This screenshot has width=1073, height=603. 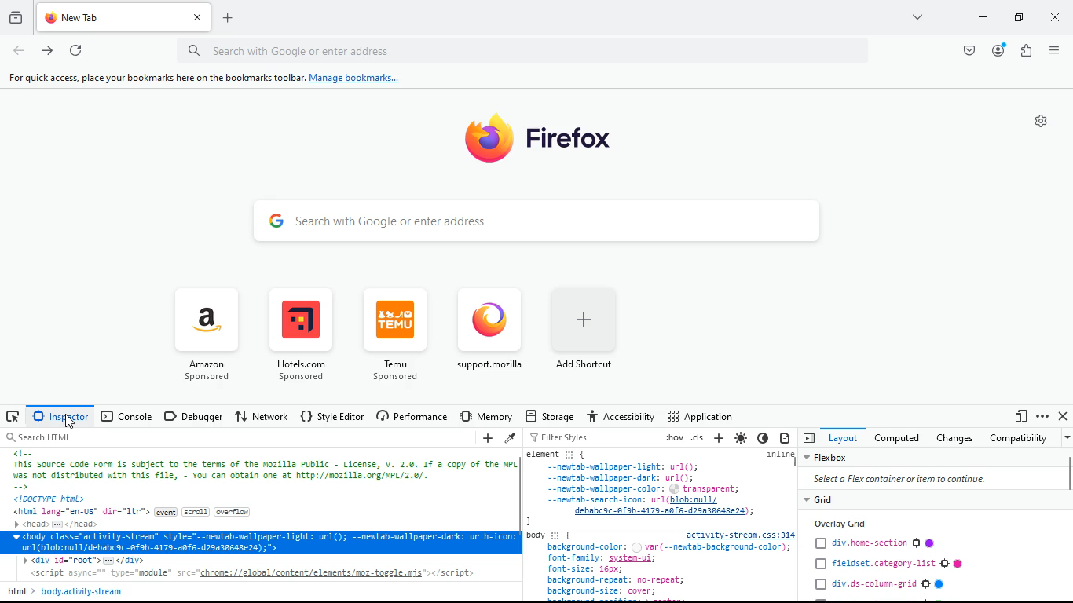 What do you see at coordinates (1064, 416) in the screenshot?
I see `close` at bounding box center [1064, 416].